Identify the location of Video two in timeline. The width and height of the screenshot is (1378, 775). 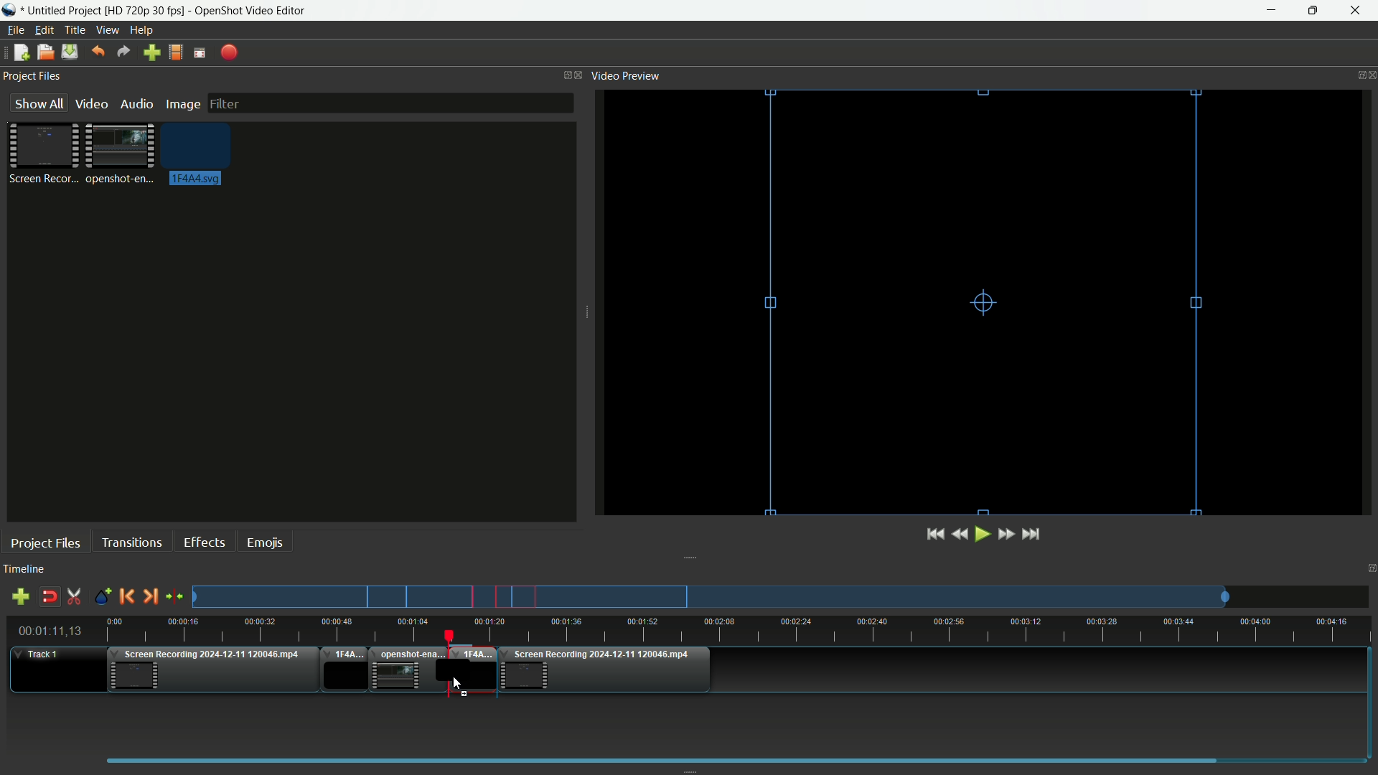
(406, 670).